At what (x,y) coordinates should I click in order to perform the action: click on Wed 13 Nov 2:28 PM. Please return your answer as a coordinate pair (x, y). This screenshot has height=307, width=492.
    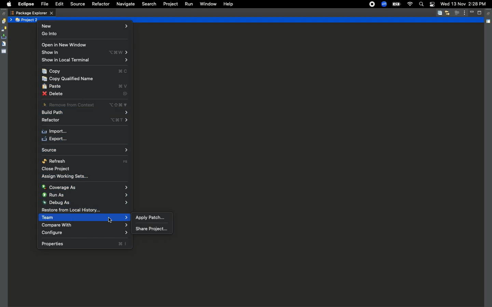
    Looking at the image, I should click on (463, 3).